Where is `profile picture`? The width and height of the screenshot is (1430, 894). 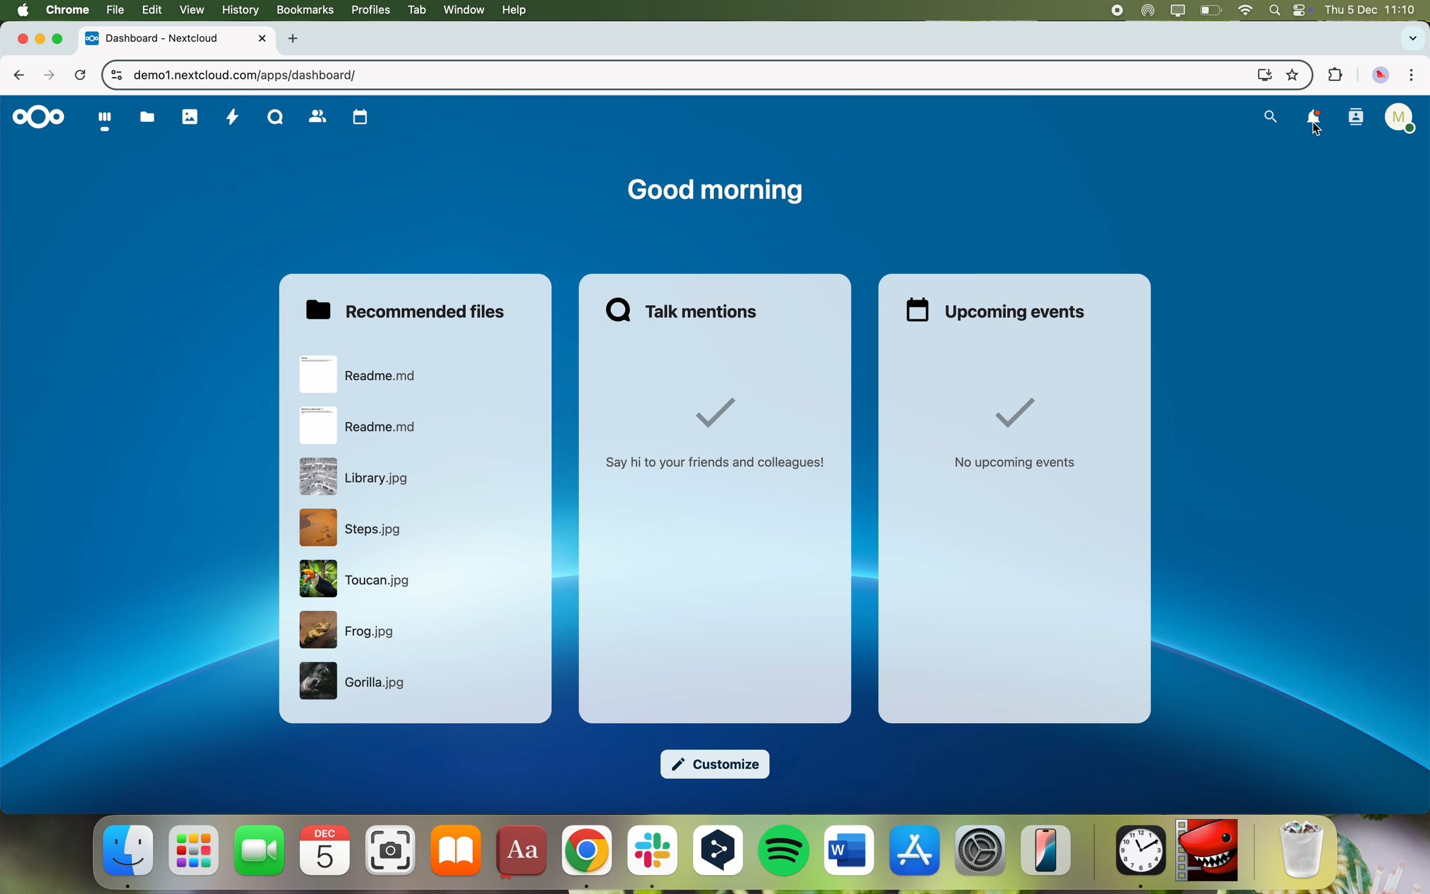 profile picture is located at coordinates (1381, 76).